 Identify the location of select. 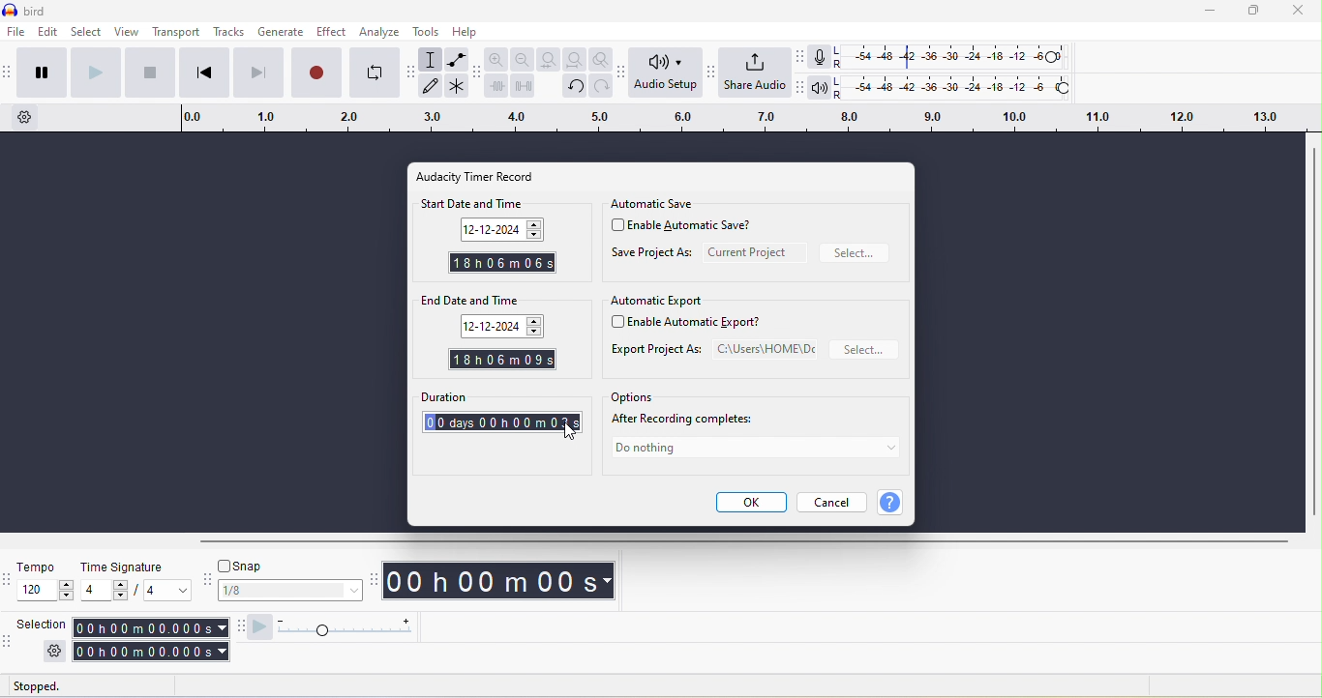
(865, 351).